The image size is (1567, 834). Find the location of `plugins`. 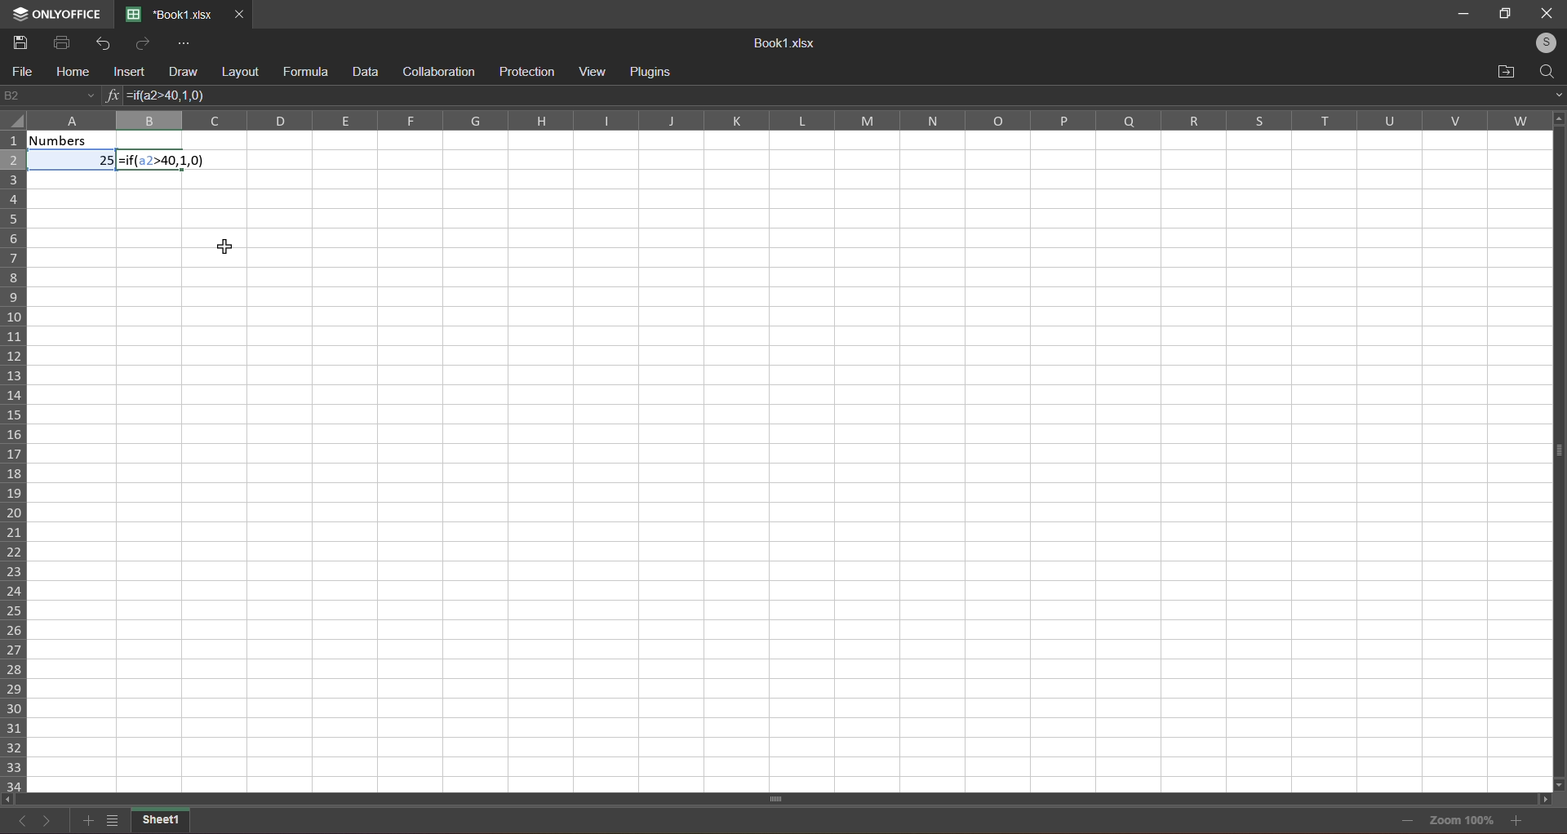

plugins is located at coordinates (655, 69).